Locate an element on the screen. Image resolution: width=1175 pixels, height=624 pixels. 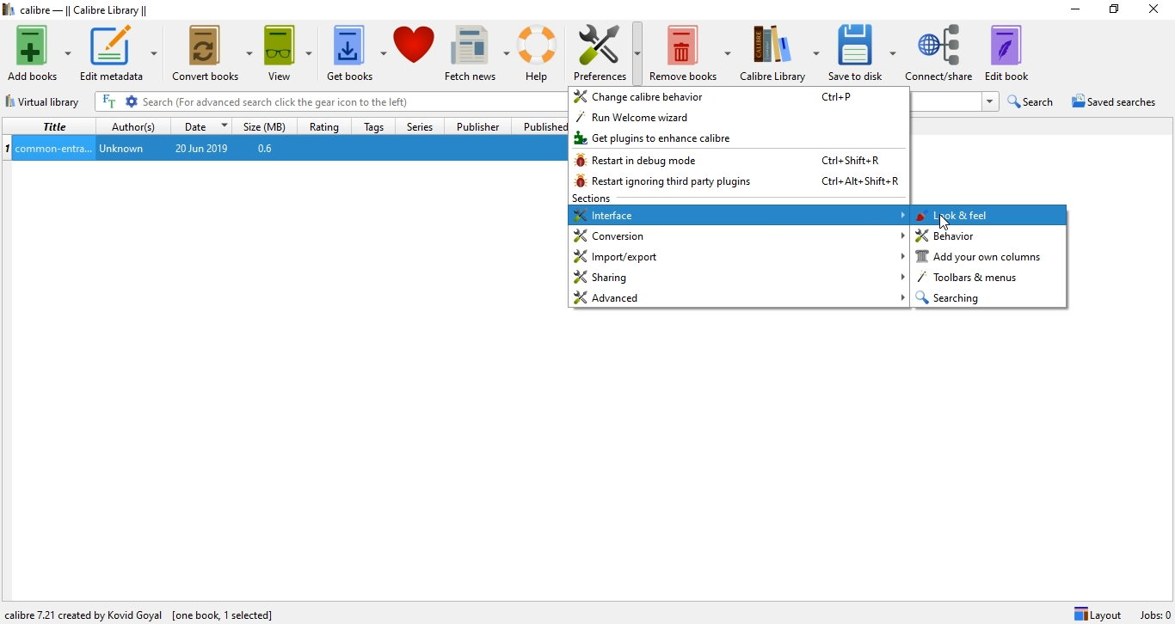
behavior is located at coordinates (992, 236).